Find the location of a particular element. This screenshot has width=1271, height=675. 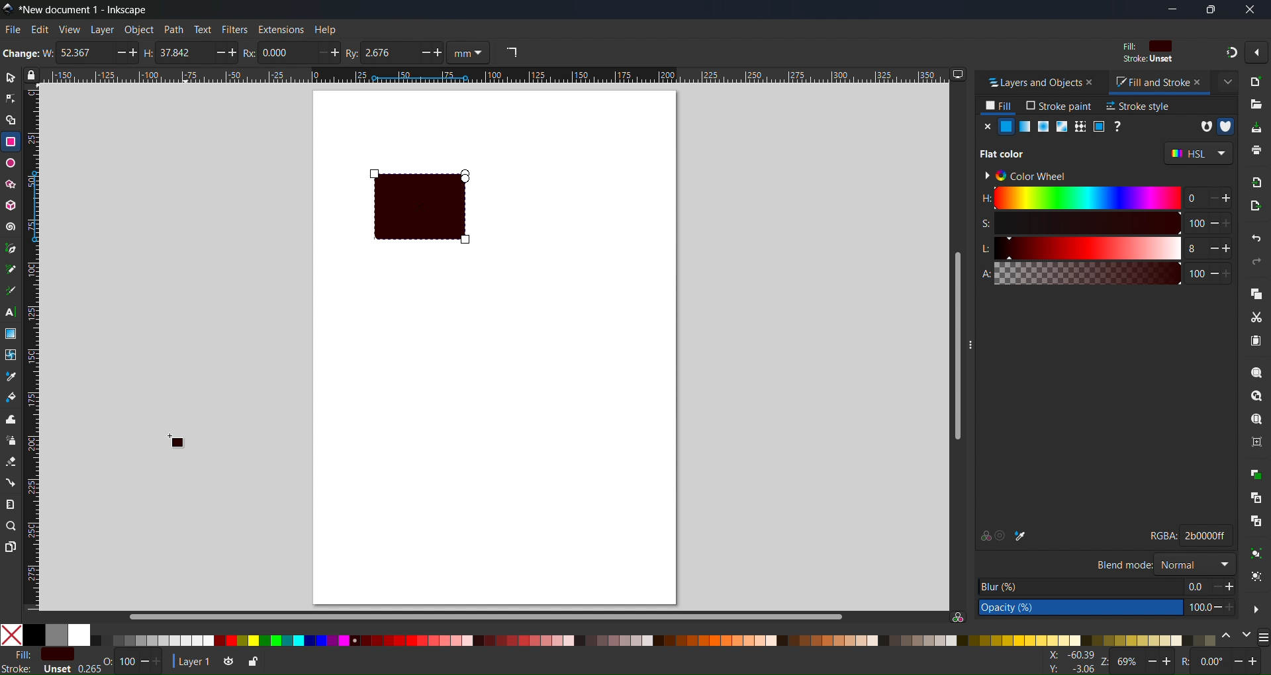

Print is located at coordinates (1256, 150).